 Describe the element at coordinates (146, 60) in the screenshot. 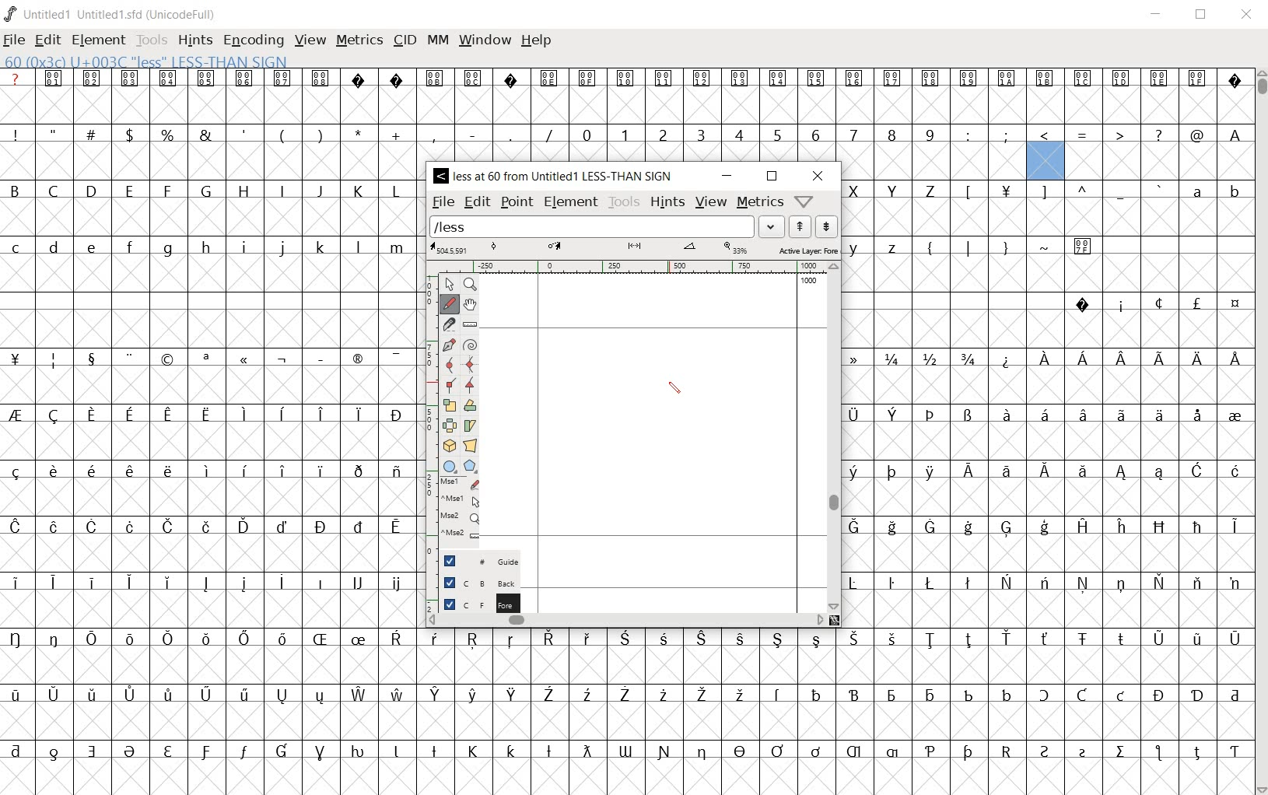

I see `60 (0*3c) U+003c "less" LESS-THAN-SIGN` at that location.